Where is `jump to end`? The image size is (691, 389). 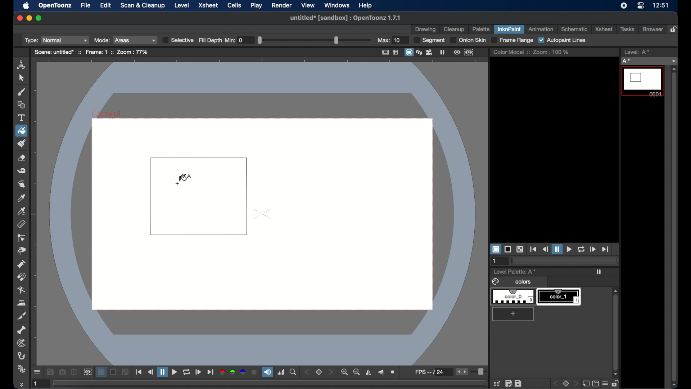 jump to end is located at coordinates (605, 249).